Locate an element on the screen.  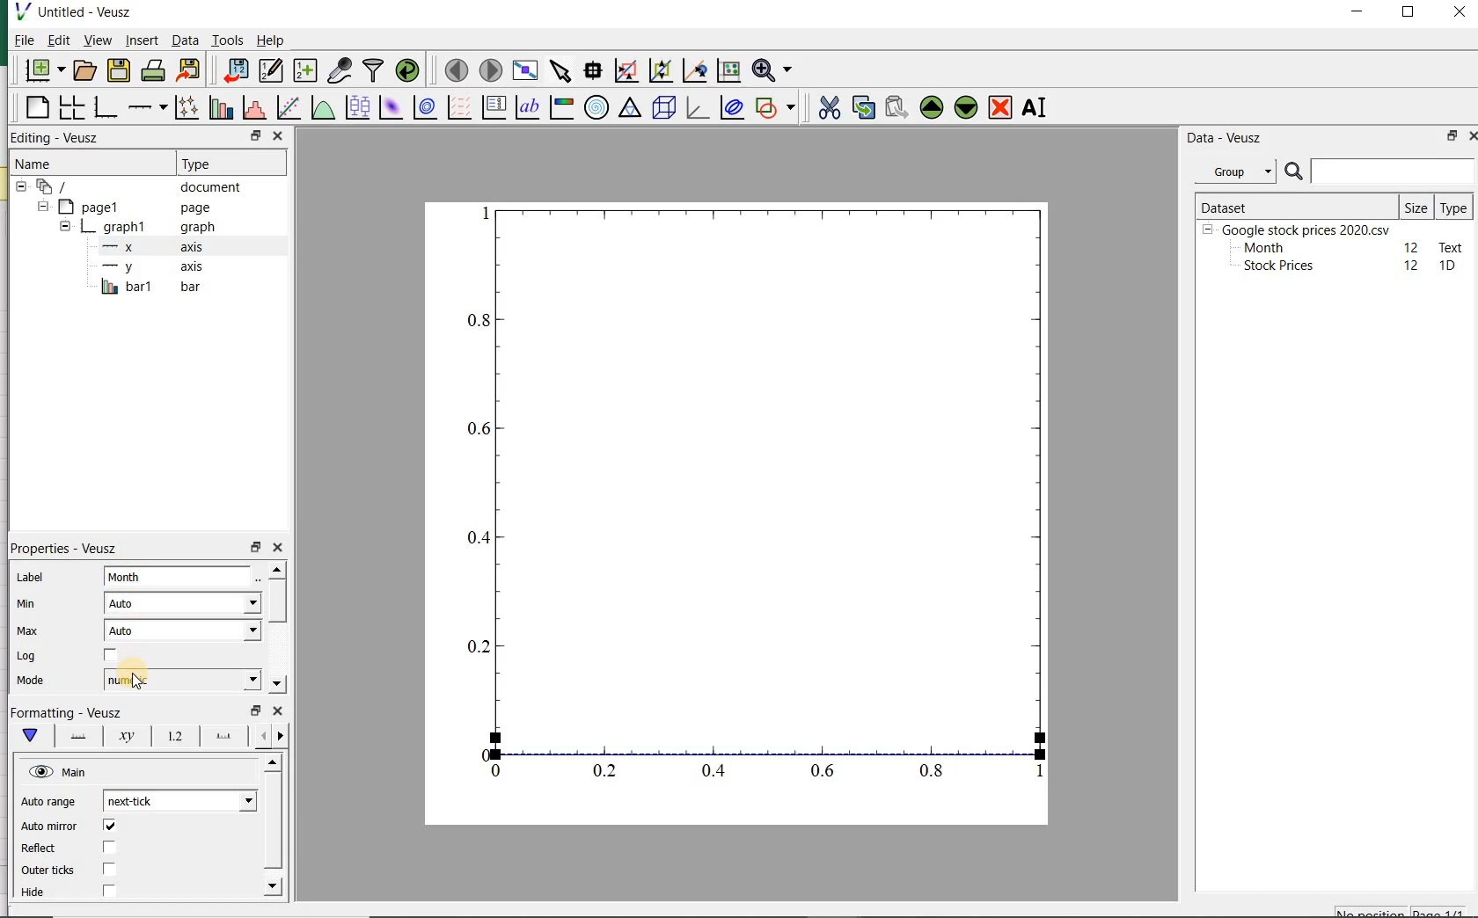
check/uncheck is located at coordinates (109, 869).